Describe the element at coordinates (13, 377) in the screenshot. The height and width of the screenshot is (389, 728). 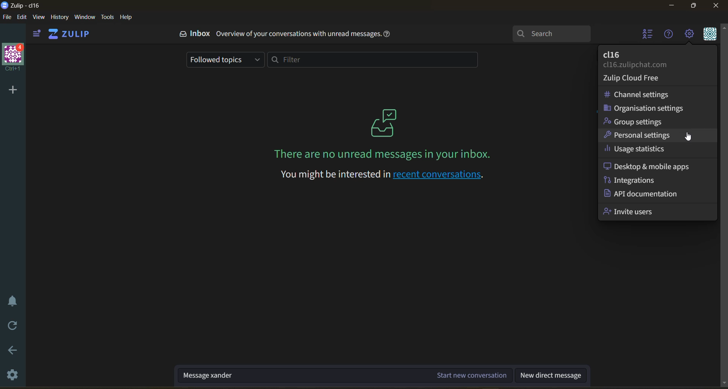
I see `settings` at that location.